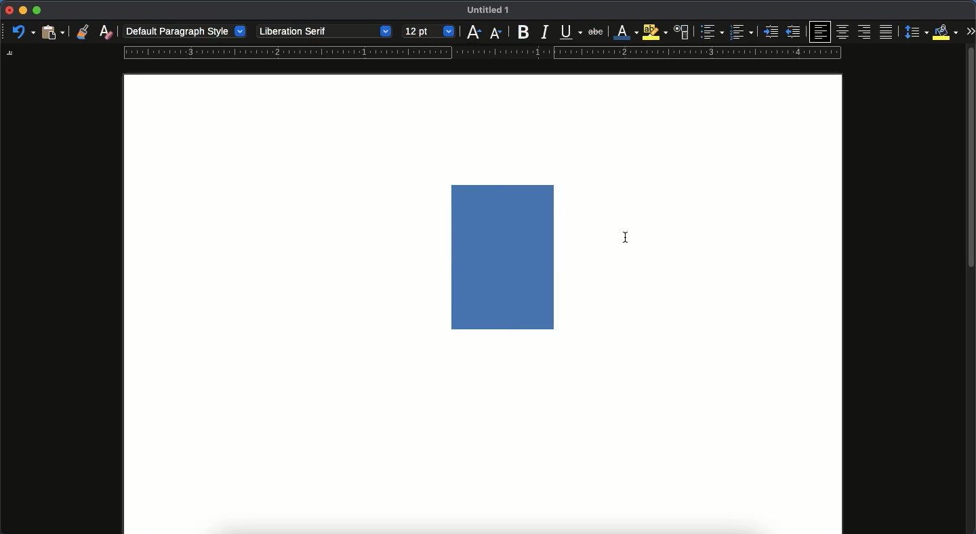 Image resolution: width=976 pixels, height=534 pixels. I want to click on decrease size, so click(495, 32).